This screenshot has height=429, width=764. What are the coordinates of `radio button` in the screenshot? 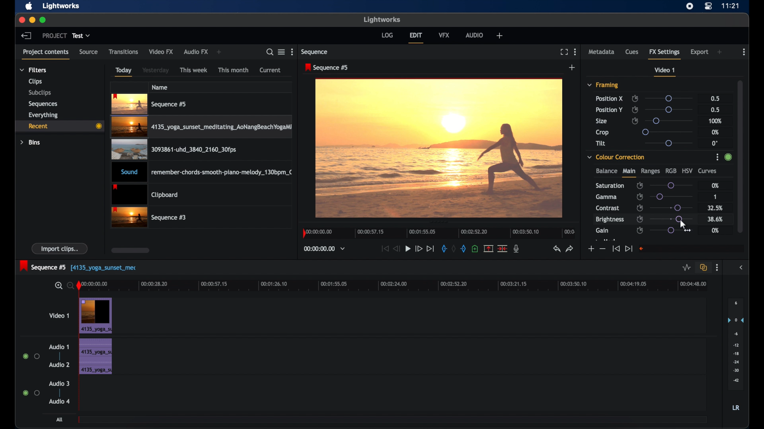 It's located at (31, 356).